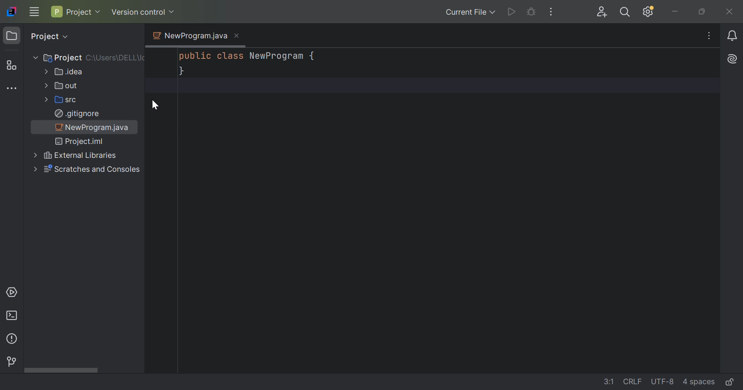 Image resolution: width=743 pixels, height=390 pixels. What do you see at coordinates (709, 36) in the screenshot?
I see `` at bounding box center [709, 36].